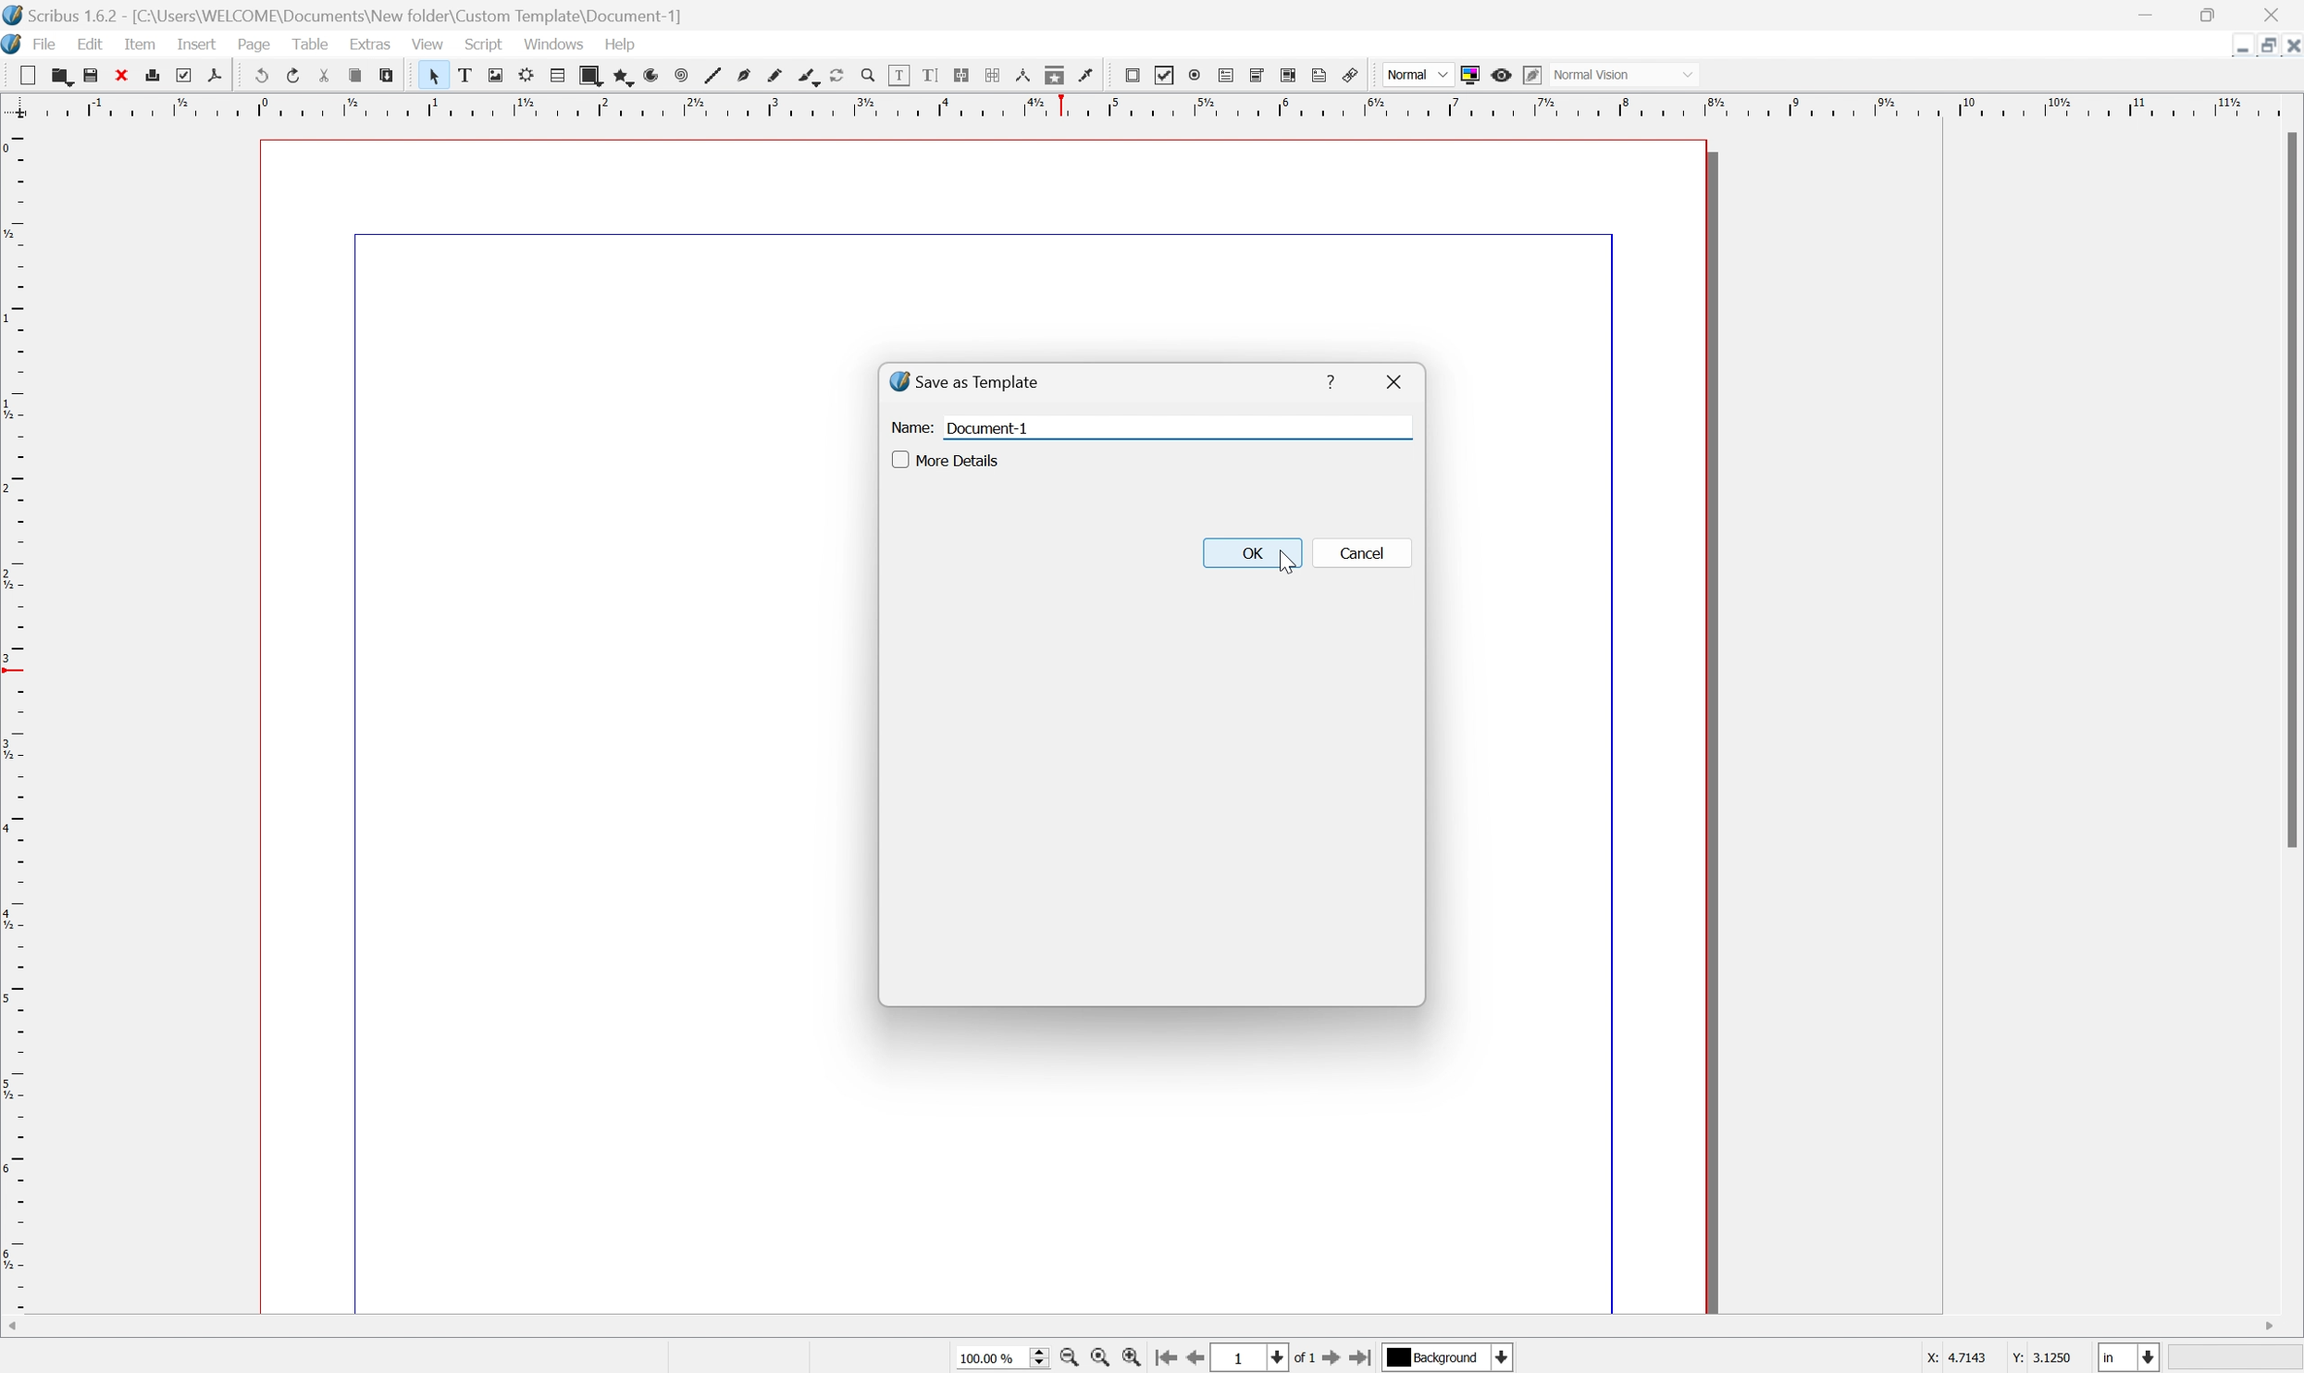  What do you see at coordinates (1449, 1358) in the screenshot?
I see `Background` at bounding box center [1449, 1358].